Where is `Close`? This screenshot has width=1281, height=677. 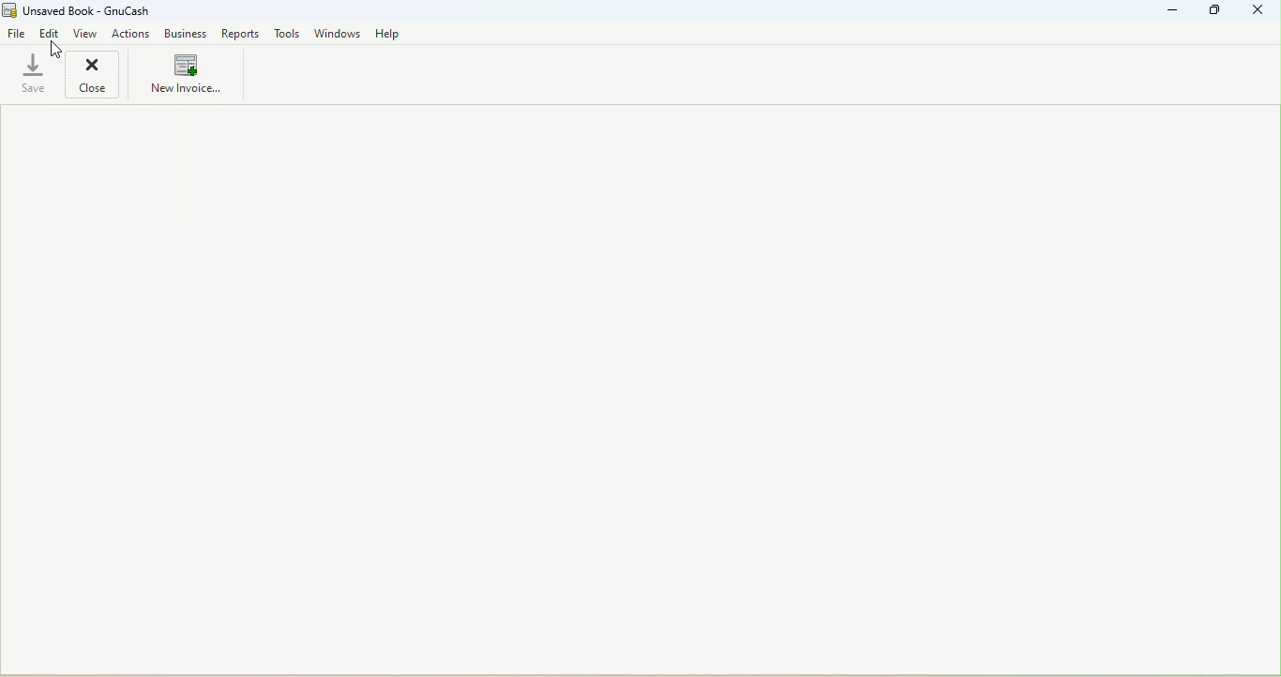 Close is located at coordinates (96, 75).